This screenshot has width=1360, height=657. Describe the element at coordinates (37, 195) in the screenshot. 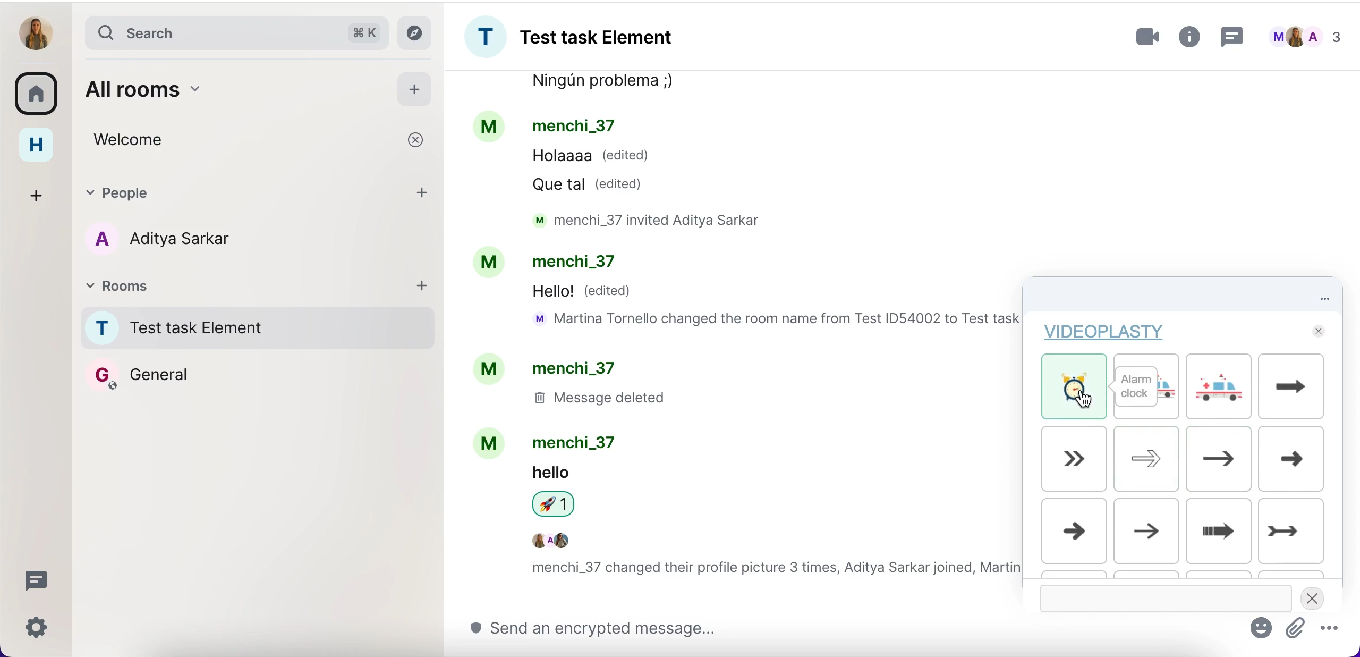

I see `create a space` at that location.